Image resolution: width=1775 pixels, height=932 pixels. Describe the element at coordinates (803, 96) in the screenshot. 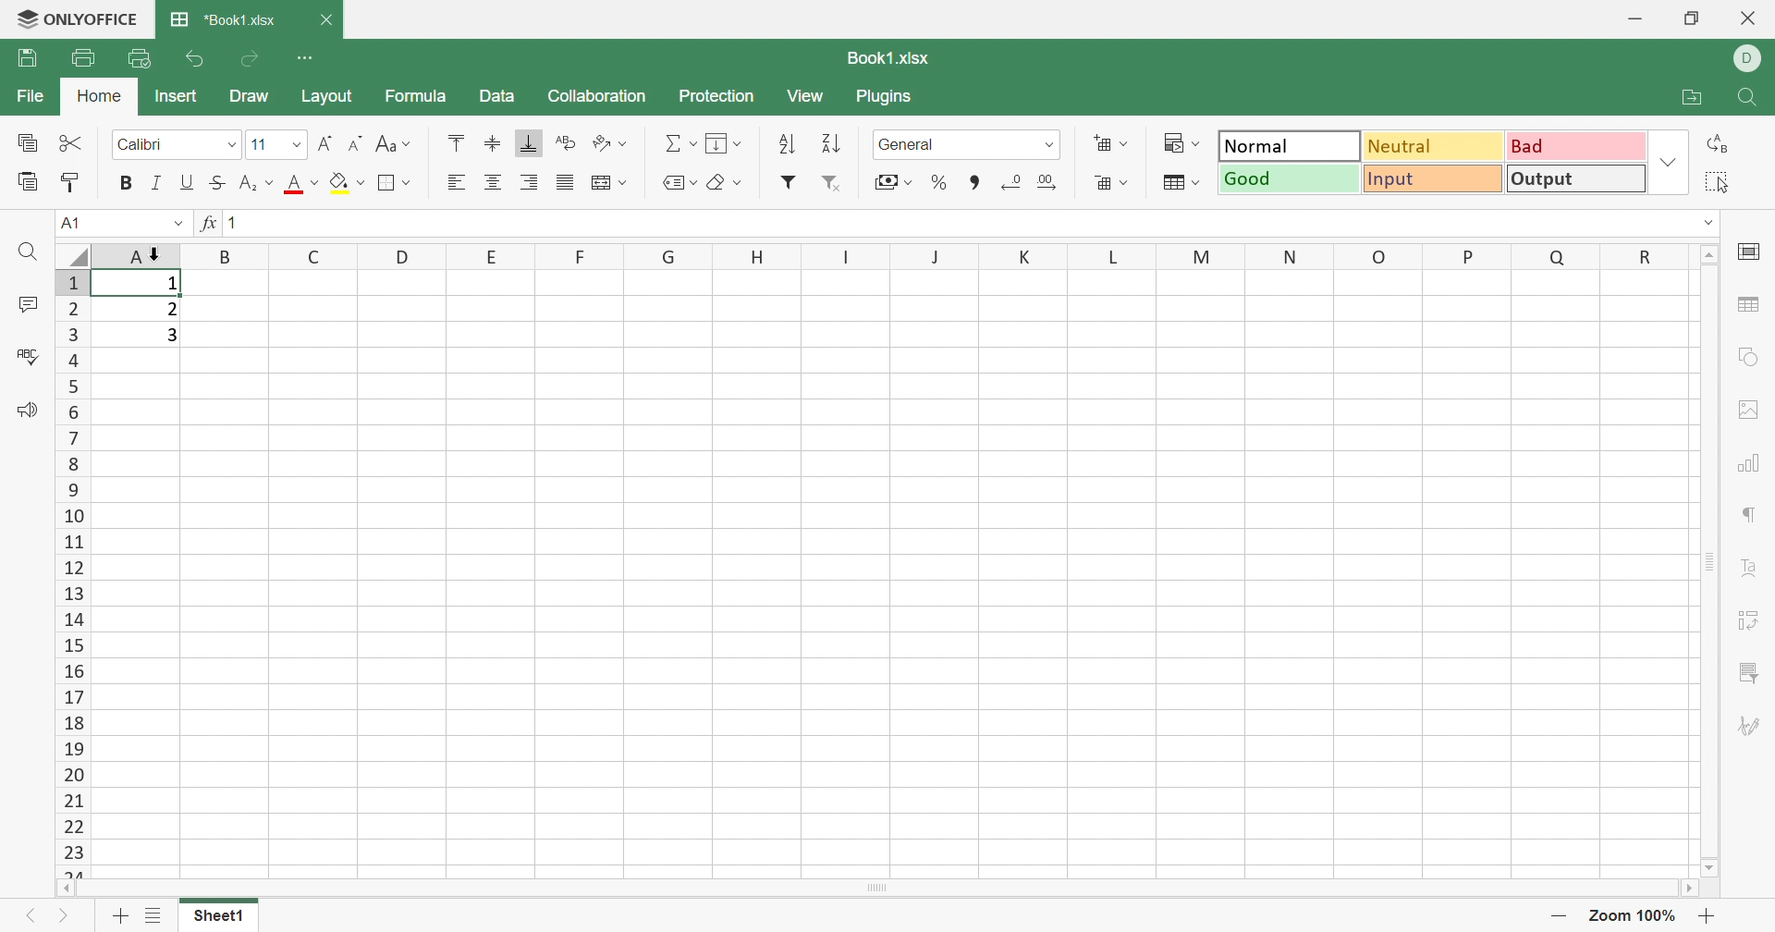

I see `View` at that location.